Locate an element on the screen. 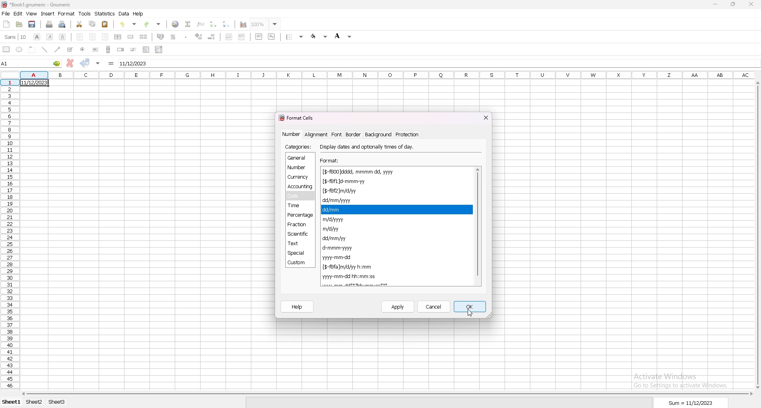 The height and width of the screenshot is (408, 761). data is located at coordinates (124, 14).